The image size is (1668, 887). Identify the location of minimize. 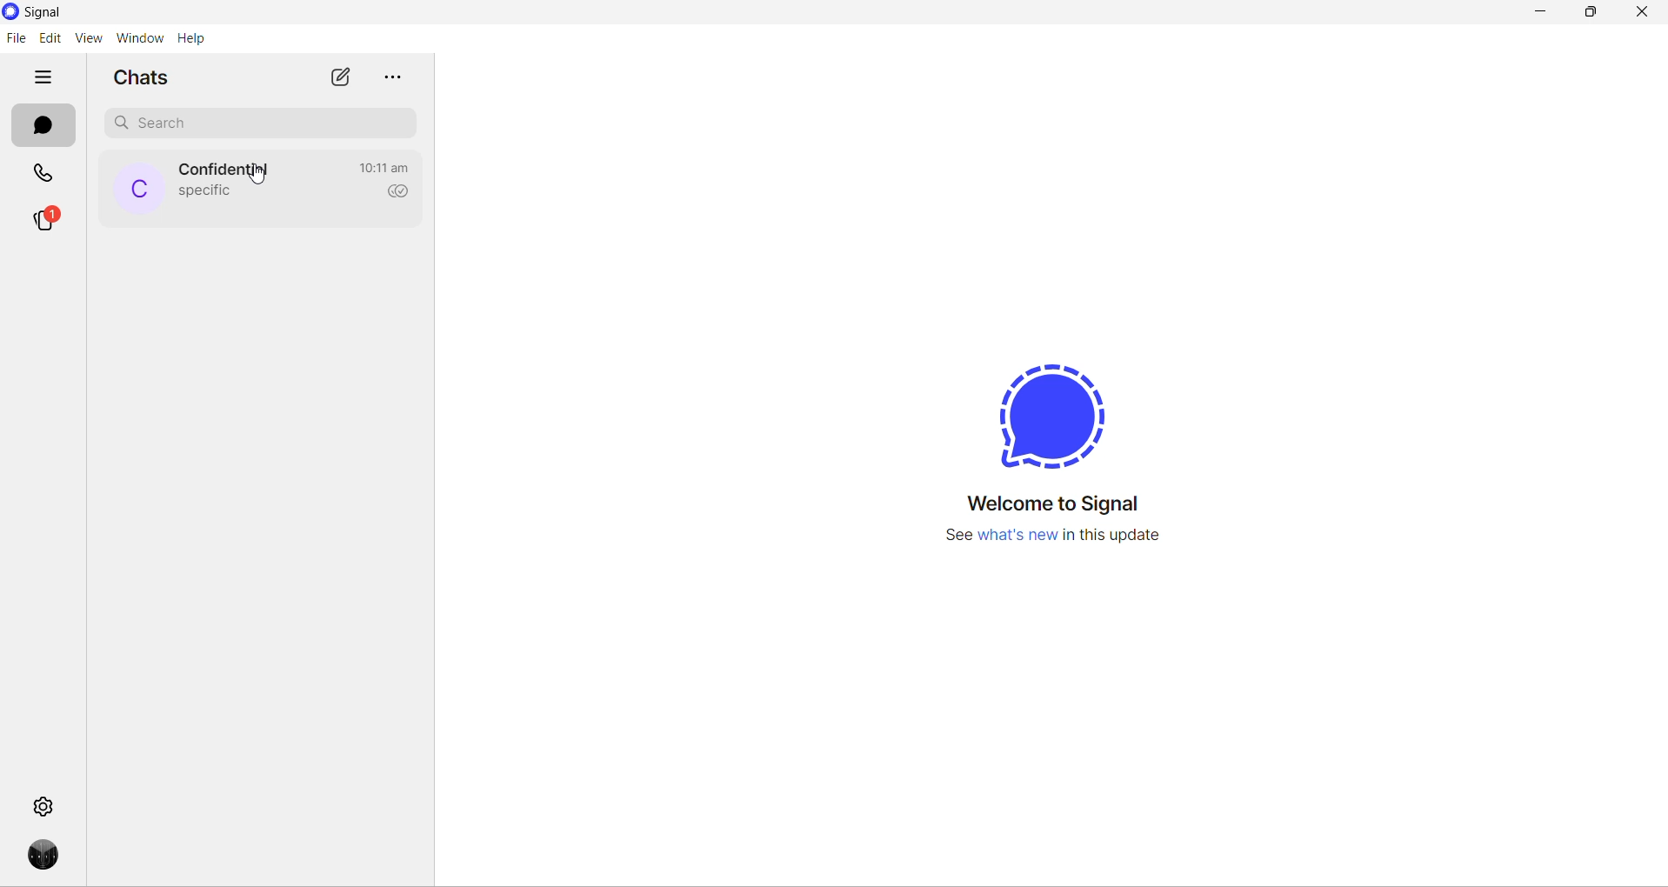
(1541, 15).